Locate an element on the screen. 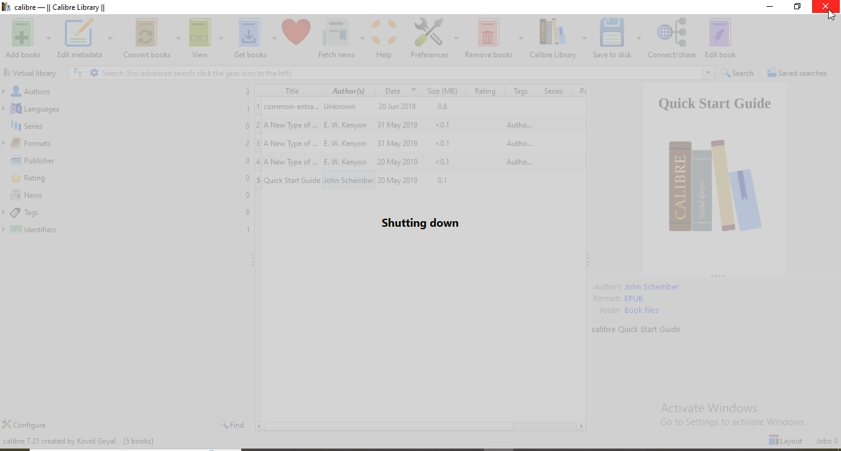 The height and width of the screenshot is (451, 841). Cursor is located at coordinates (832, 15).